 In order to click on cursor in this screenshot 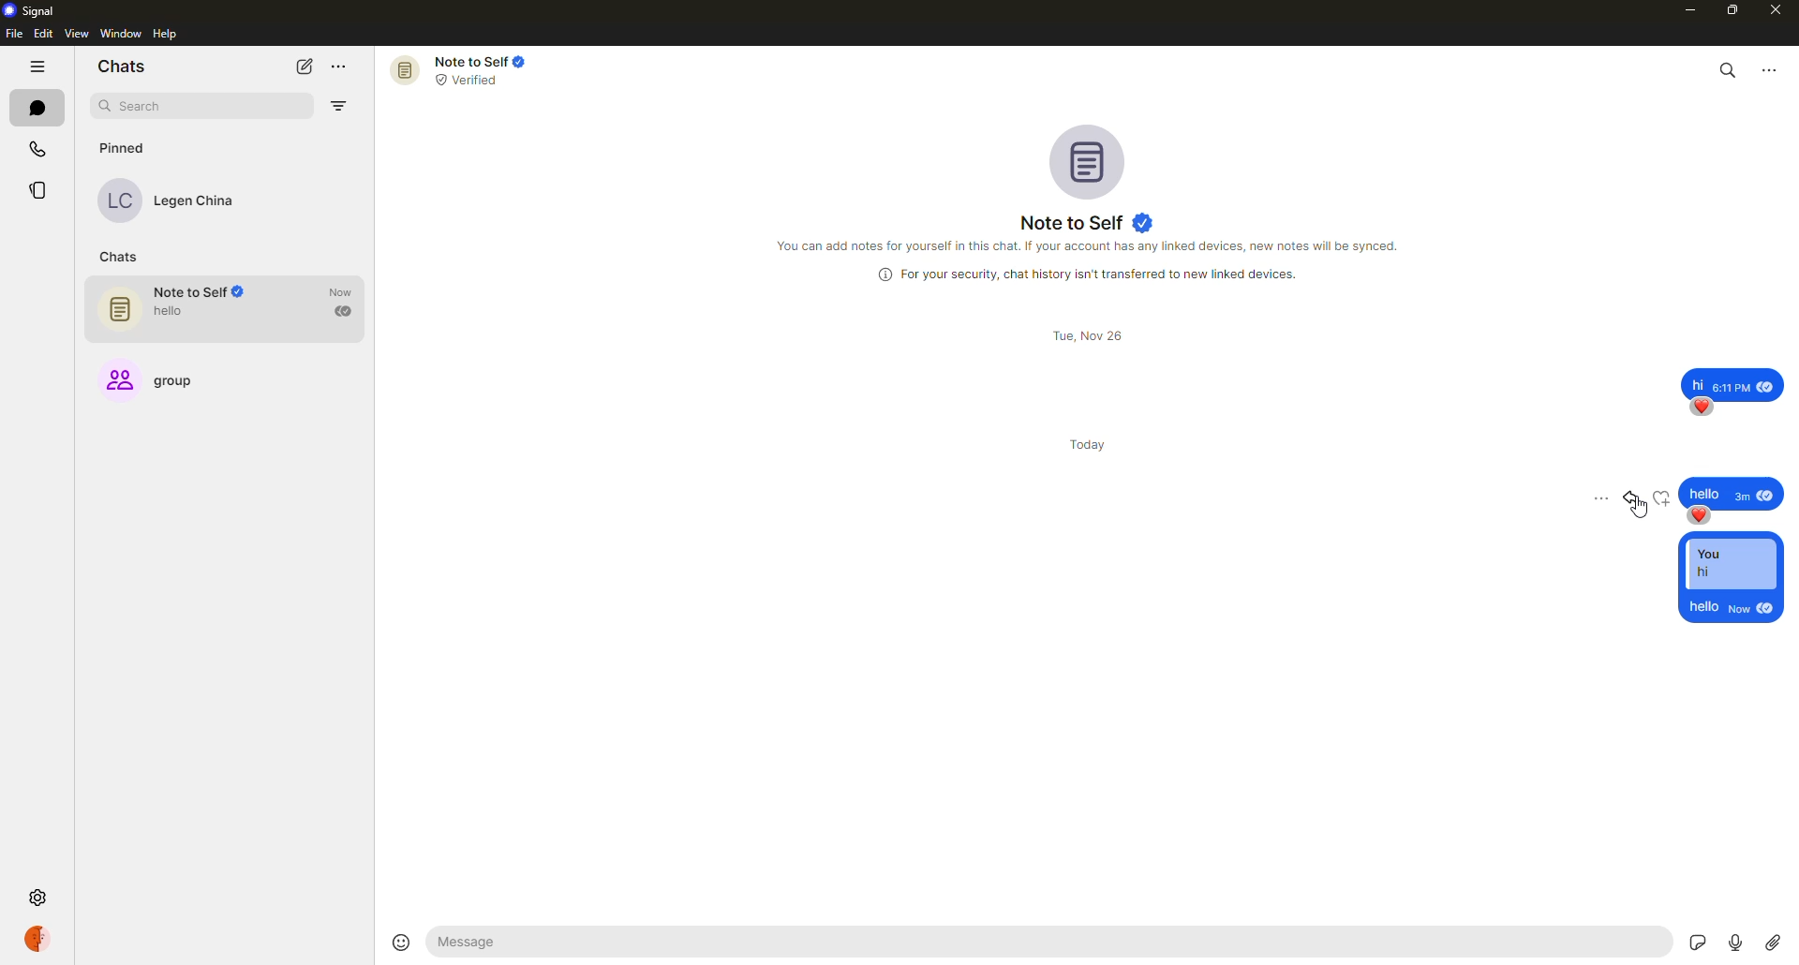, I will do `click(1640, 518)`.